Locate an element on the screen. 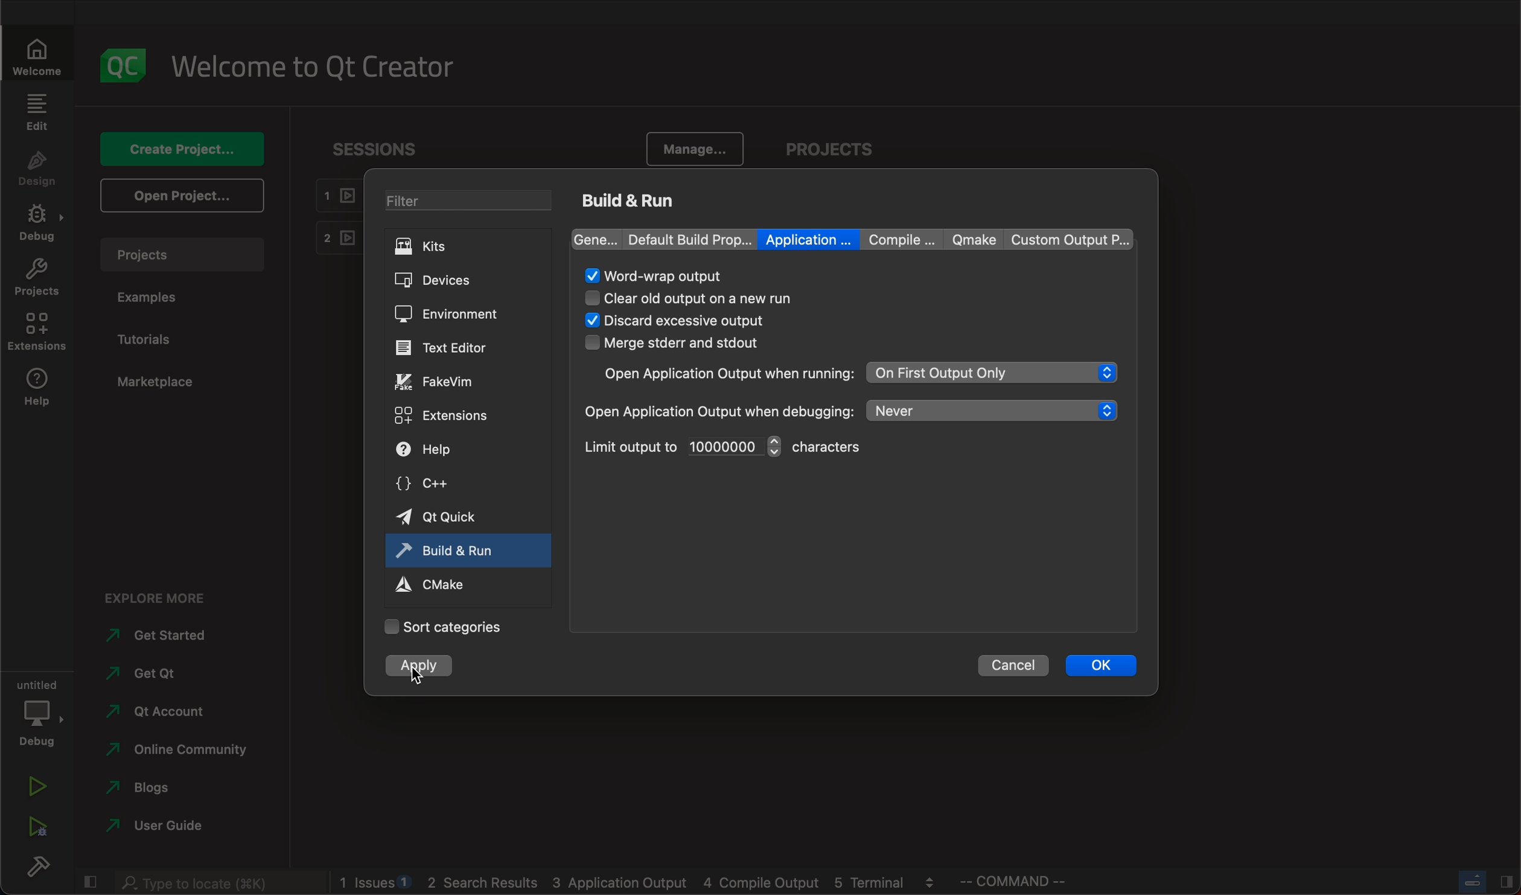  Categories is located at coordinates (451, 626).